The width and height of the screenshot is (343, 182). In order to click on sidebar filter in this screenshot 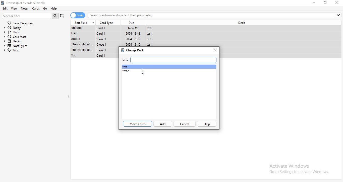, I will do `click(27, 16)`.